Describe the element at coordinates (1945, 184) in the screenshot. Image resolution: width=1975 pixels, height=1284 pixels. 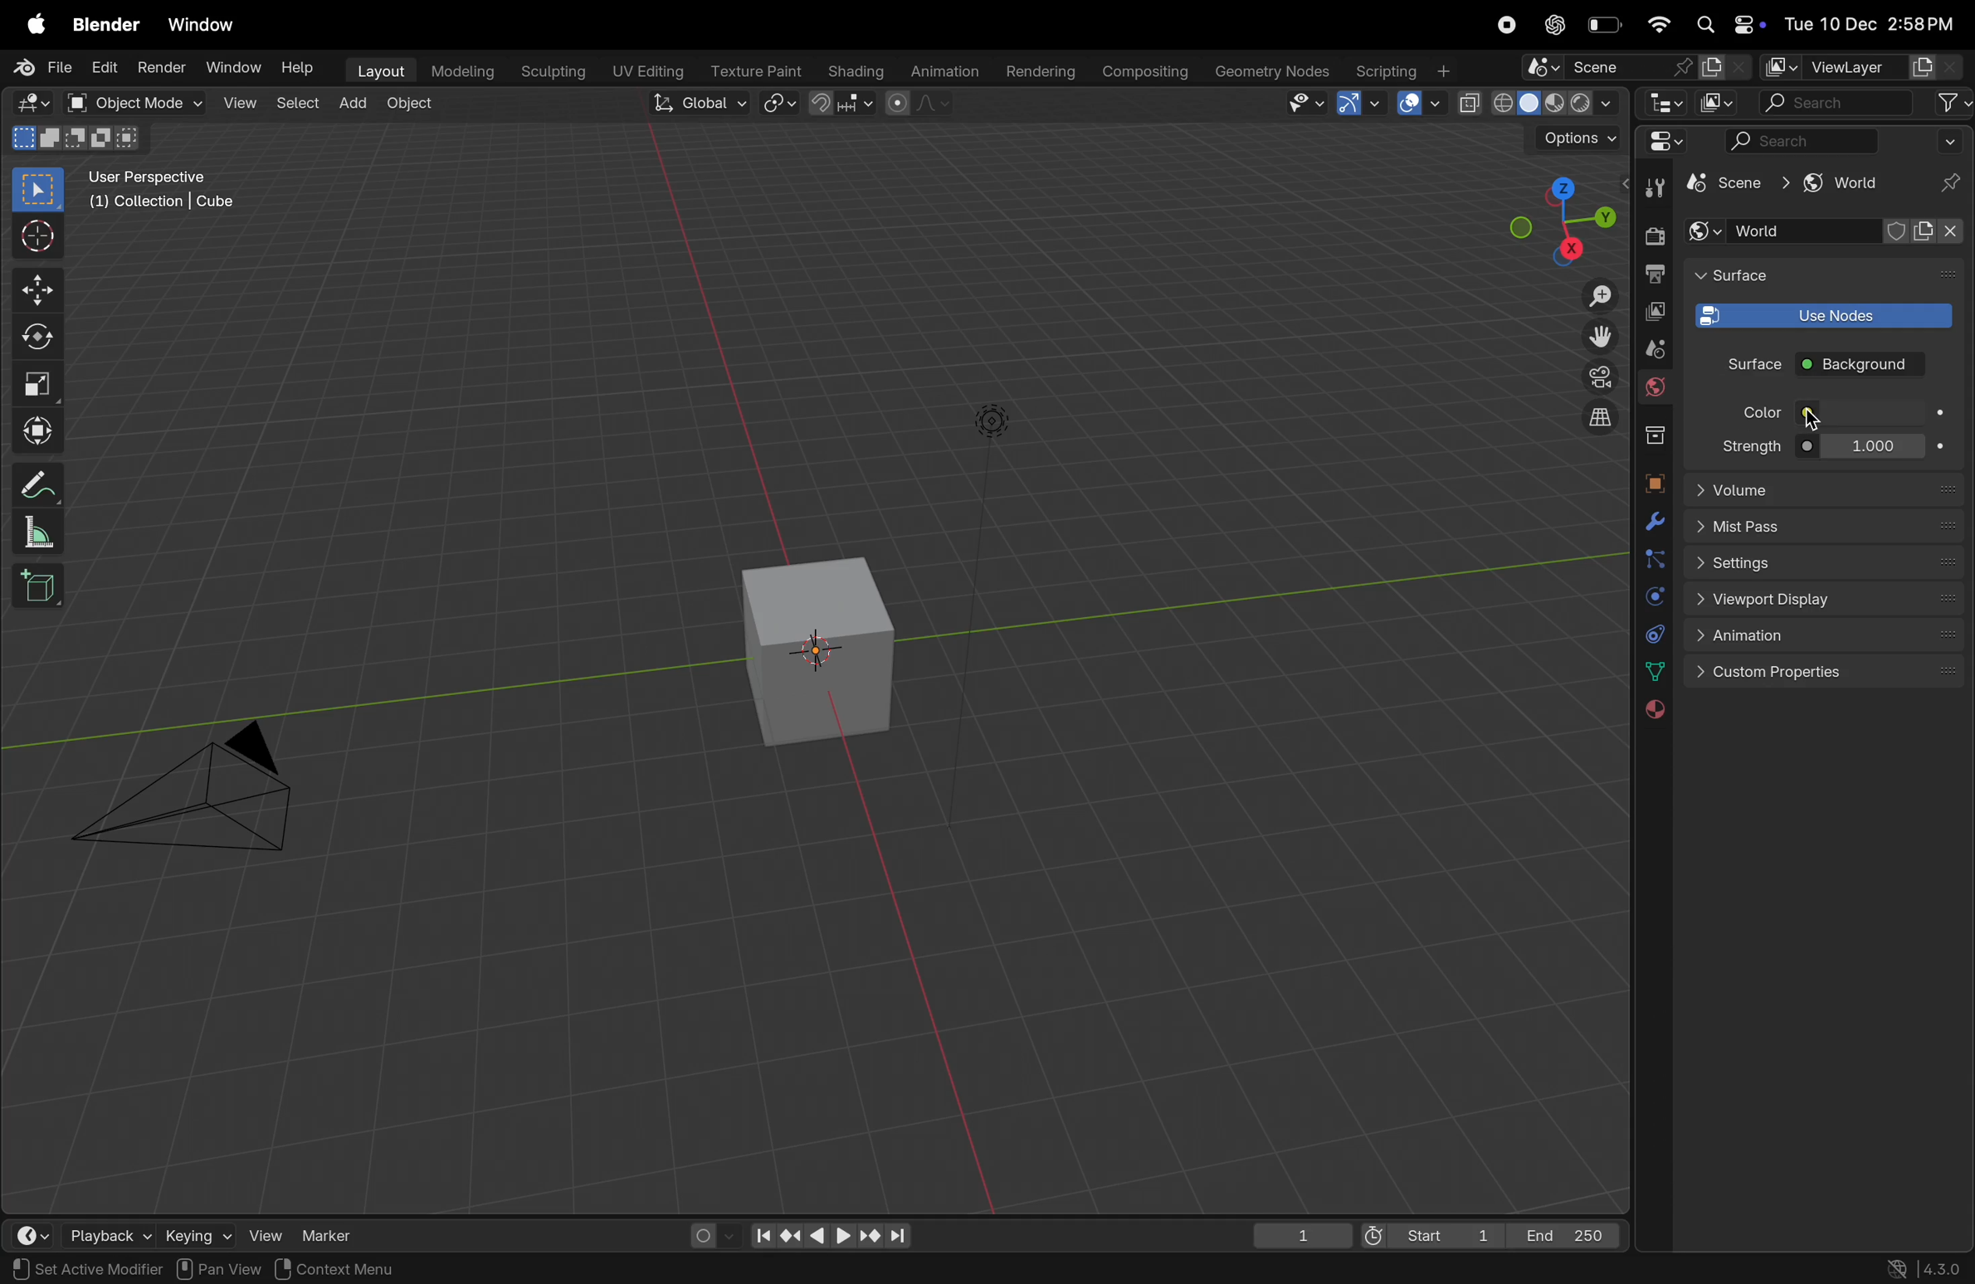
I see `pin` at that location.